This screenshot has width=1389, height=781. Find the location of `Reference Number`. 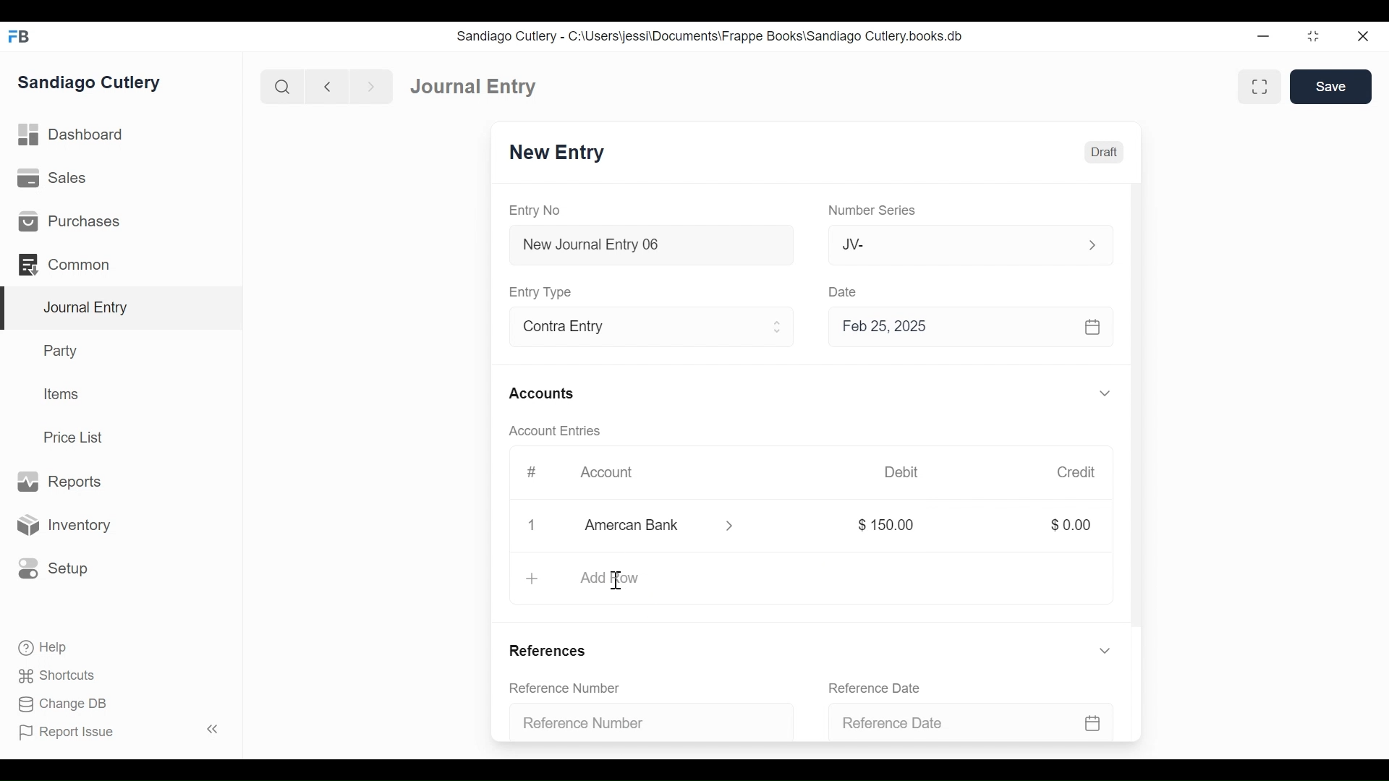

Reference Number is located at coordinates (645, 720).